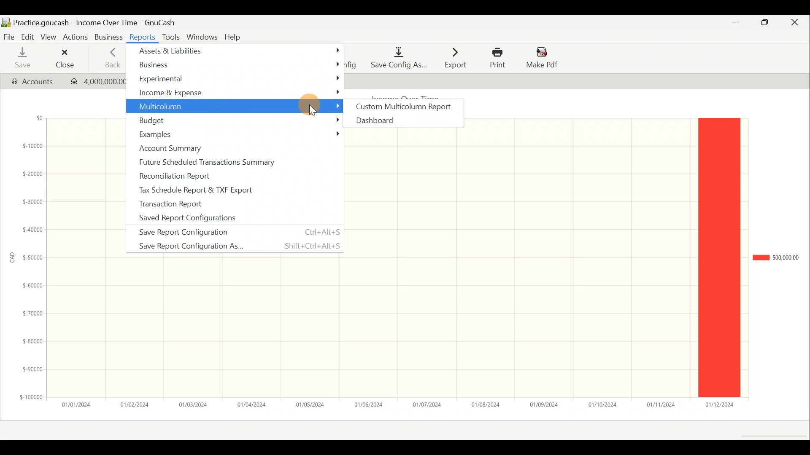  I want to click on Future scheduled transactions summary, so click(232, 164).